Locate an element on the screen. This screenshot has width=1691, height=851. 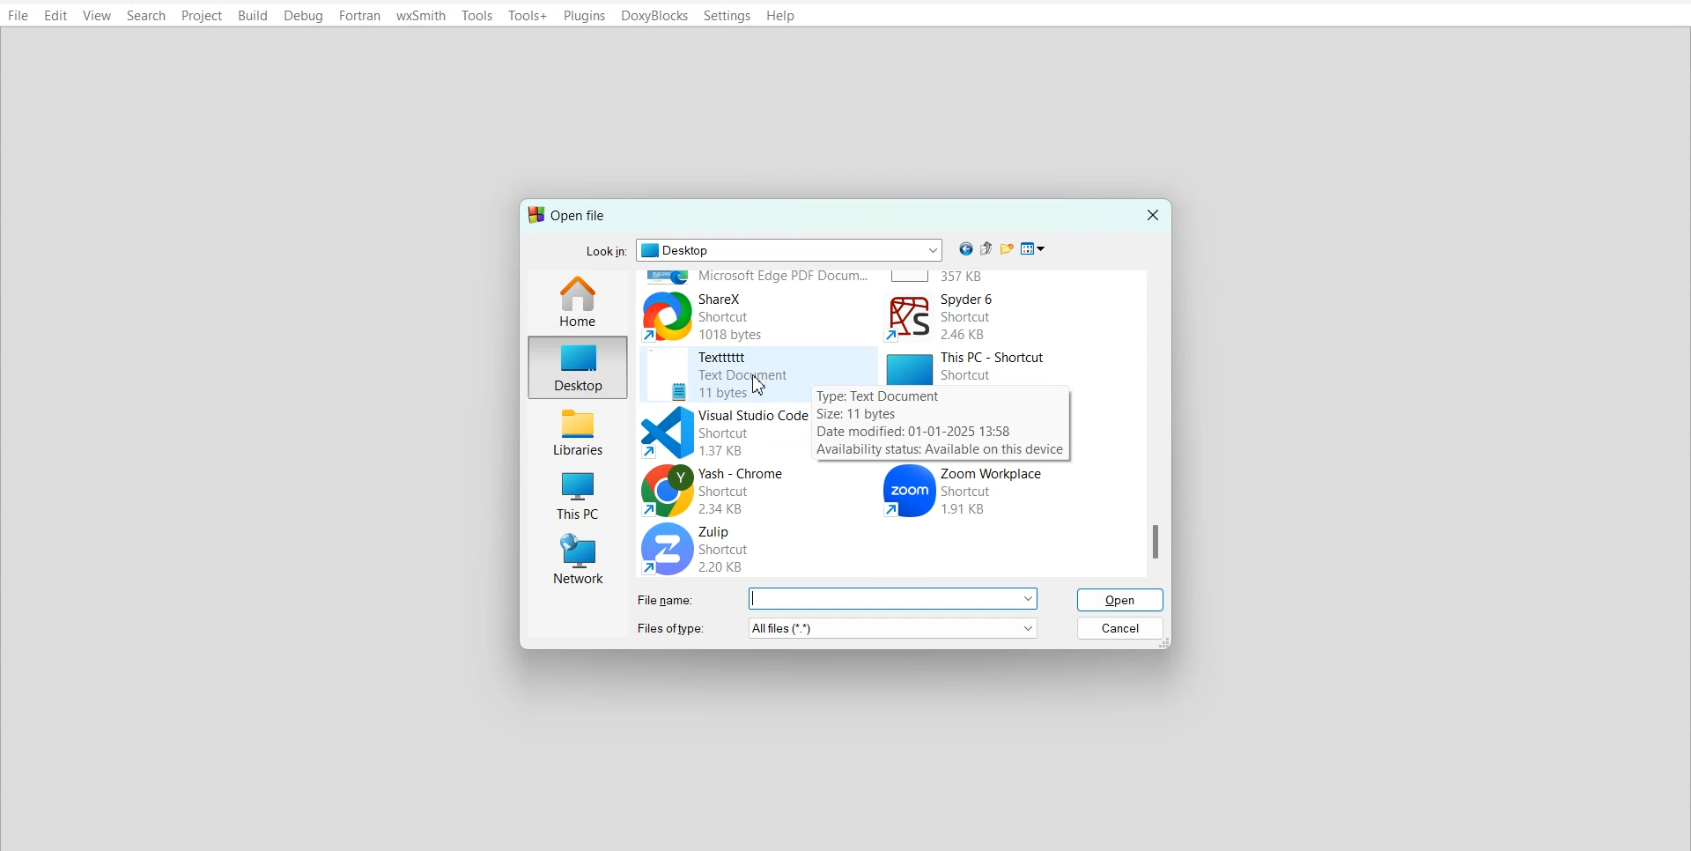
Go back to previous file is located at coordinates (964, 248).